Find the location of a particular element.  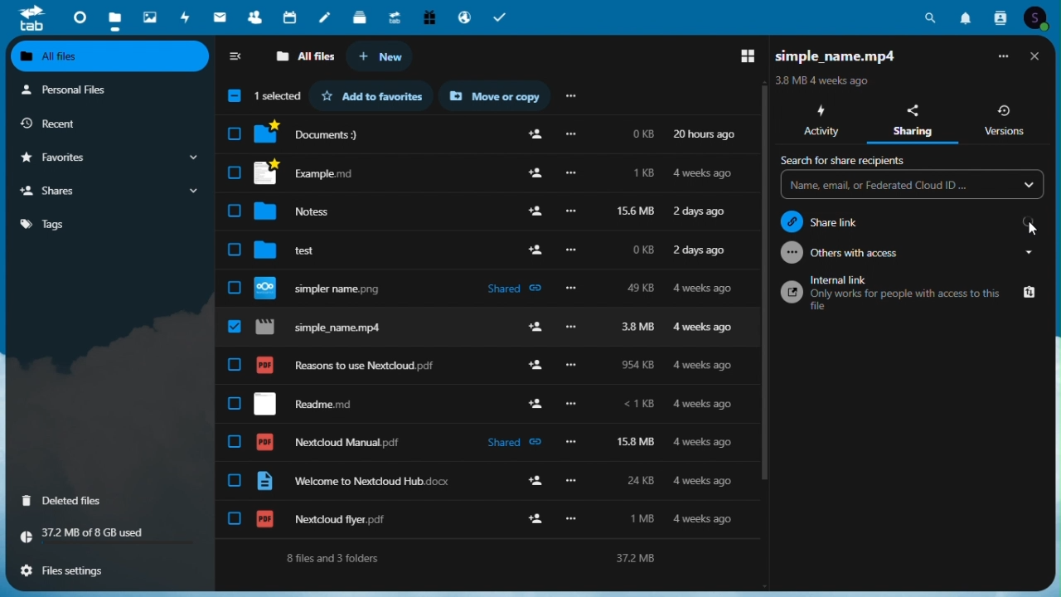

Switch to gridview is located at coordinates (1033, 56).